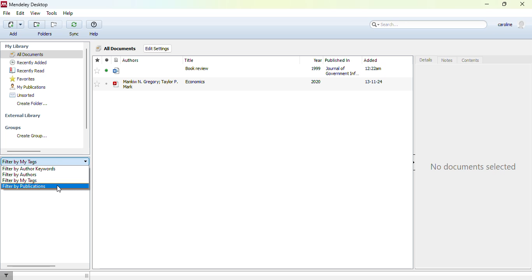 The image size is (532, 280). Describe the element at coordinates (69, 13) in the screenshot. I see `help` at that location.